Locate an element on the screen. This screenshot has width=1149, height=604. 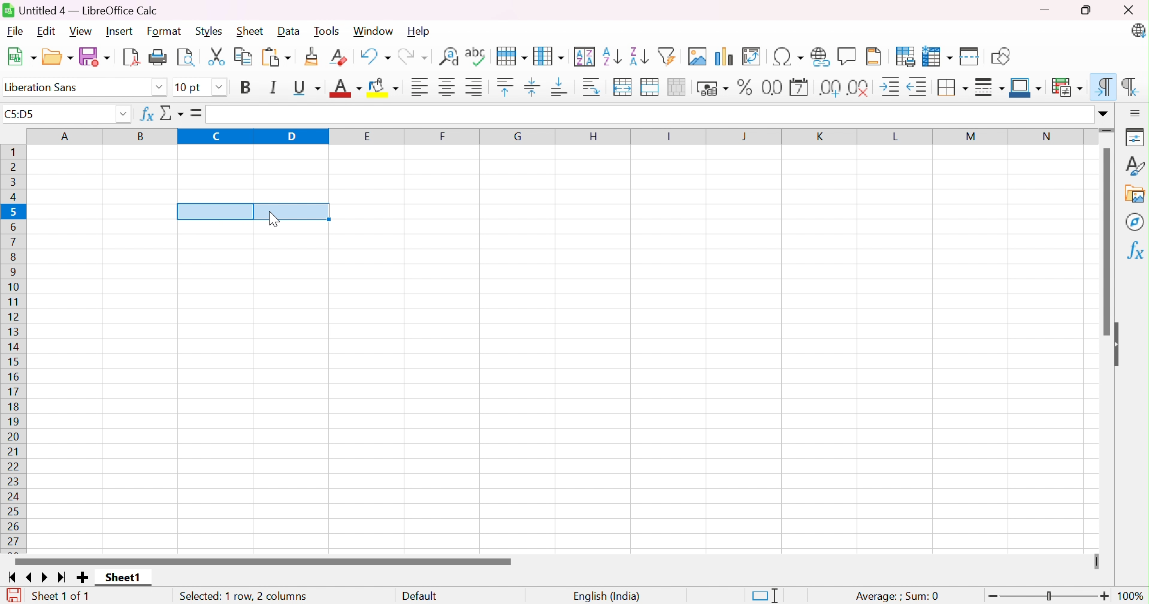
AutoFilter is located at coordinates (668, 56).